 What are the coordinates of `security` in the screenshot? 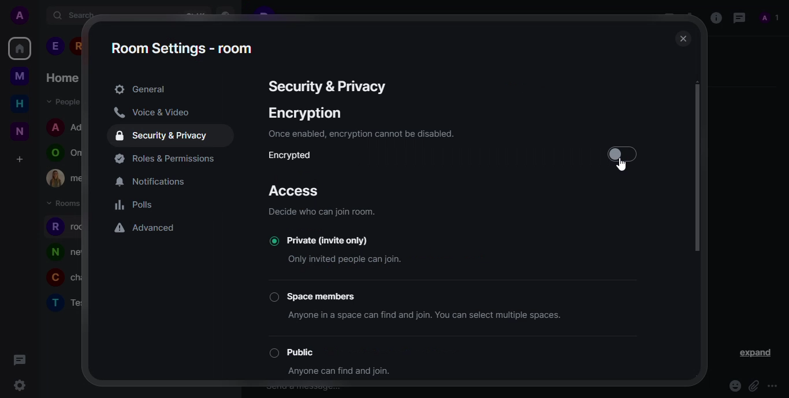 It's located at (163, 136).